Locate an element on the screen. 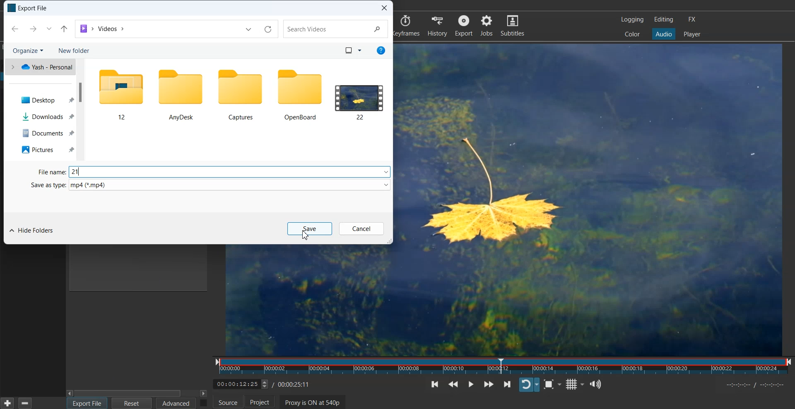 This screenshot has height=409, width=795. Yash Personal is located at coordinates (43, 68).